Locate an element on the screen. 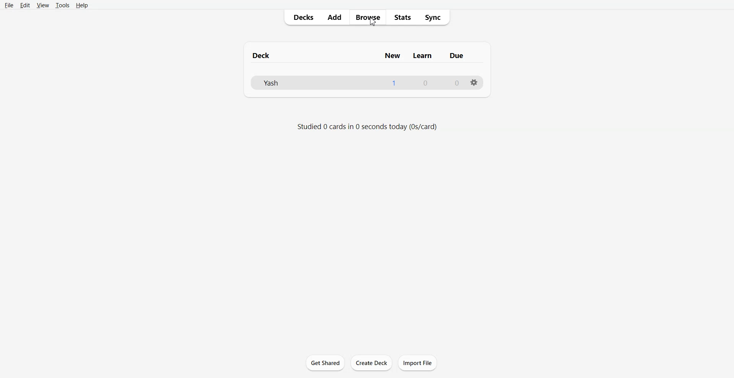  Studied 0 cards in 0 seconds today (0s/card) is located at coordinates (366, 127).